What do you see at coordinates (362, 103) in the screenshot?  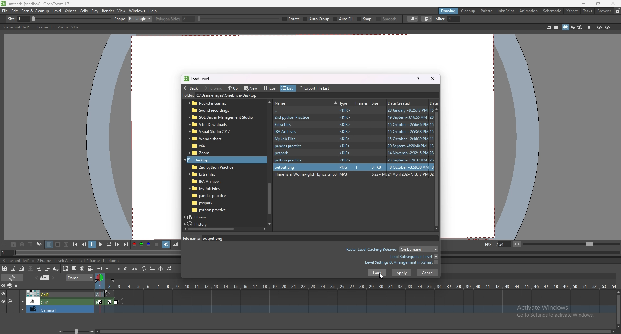 I see `frames` at bounding box center [362, 103].